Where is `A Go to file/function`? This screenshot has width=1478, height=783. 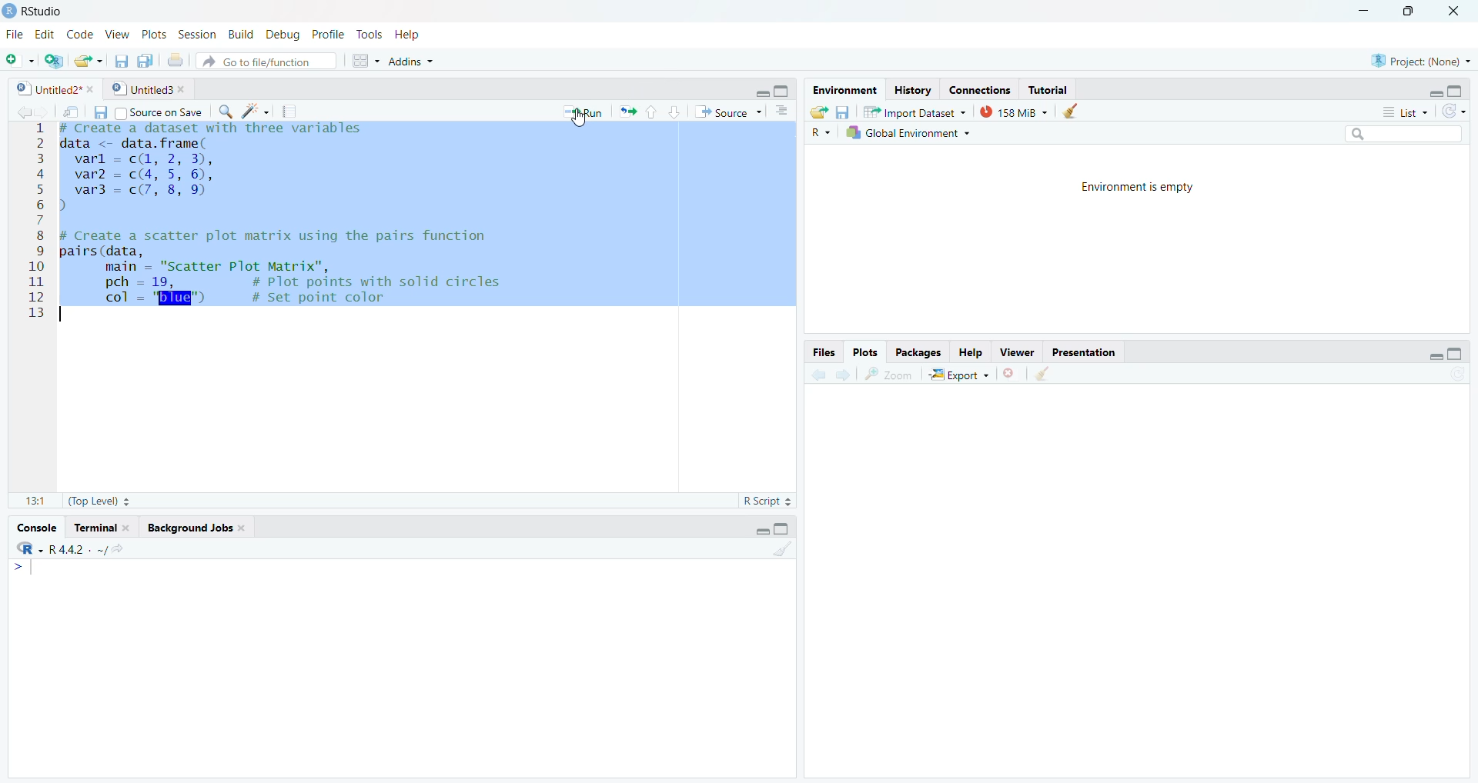
A Go to file/function is located at coordinates (266, 61).